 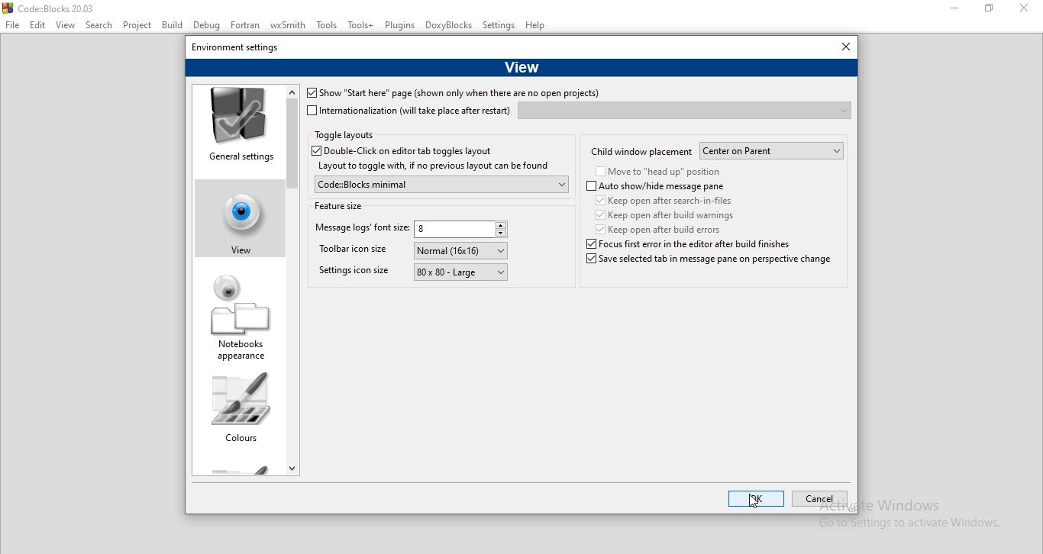 What do you see at coordinates (842, 47) in the screenshot?
I see `close` at bounding box center [842, 47].